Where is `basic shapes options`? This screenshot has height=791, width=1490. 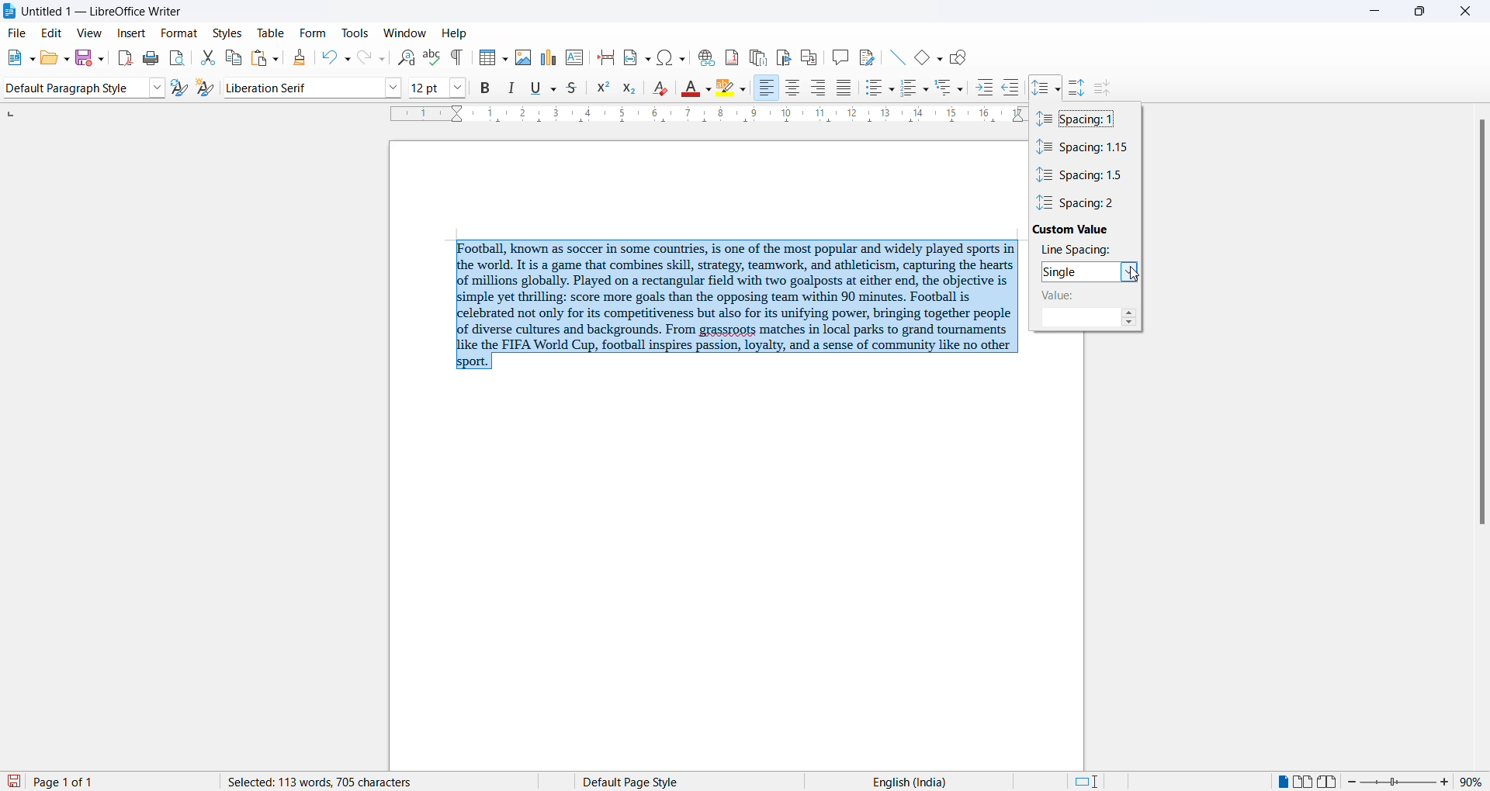 basic shapes options is located at coordinates (937, 59).